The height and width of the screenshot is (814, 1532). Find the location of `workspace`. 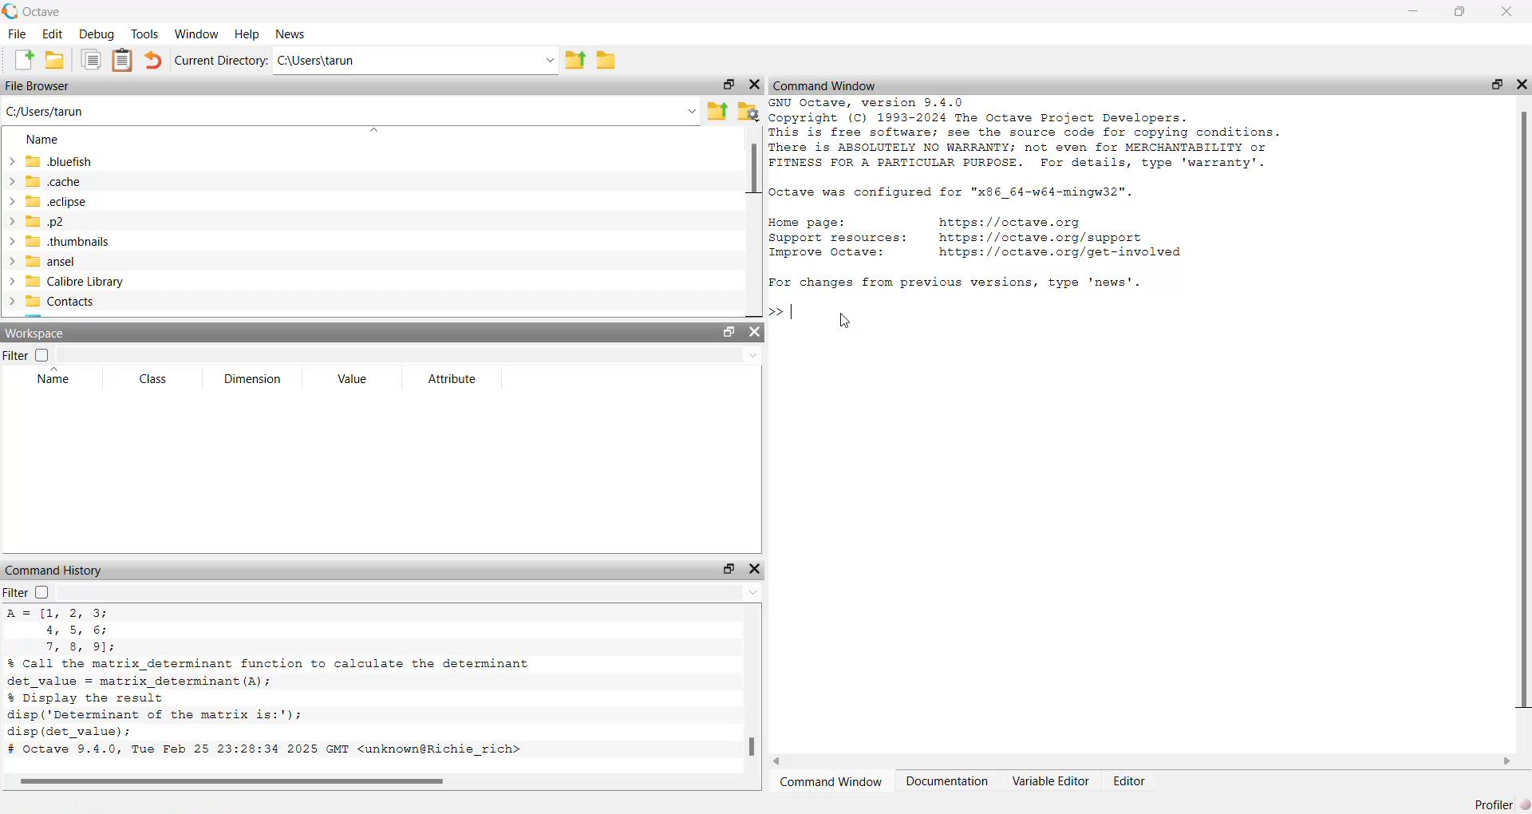

workspace is located at coordinates (36, 334).